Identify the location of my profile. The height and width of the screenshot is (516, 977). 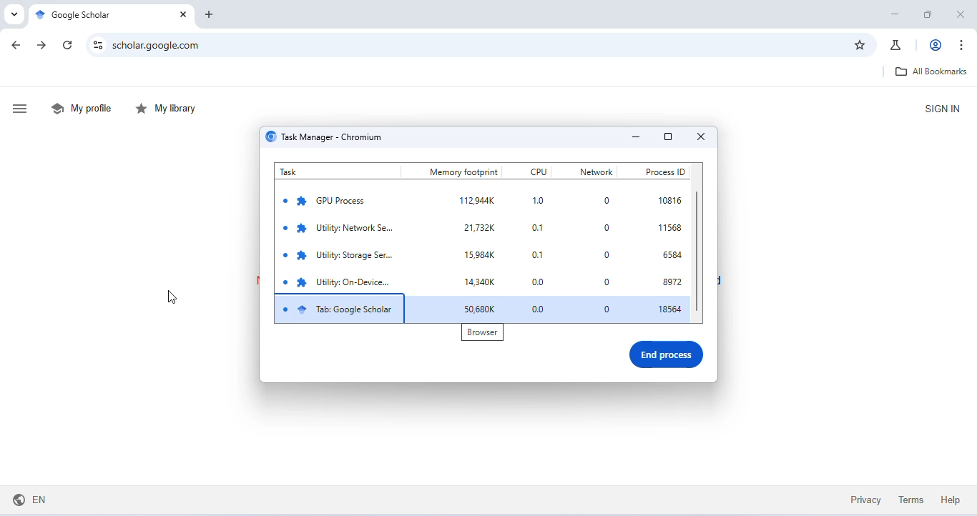
(84, 107).